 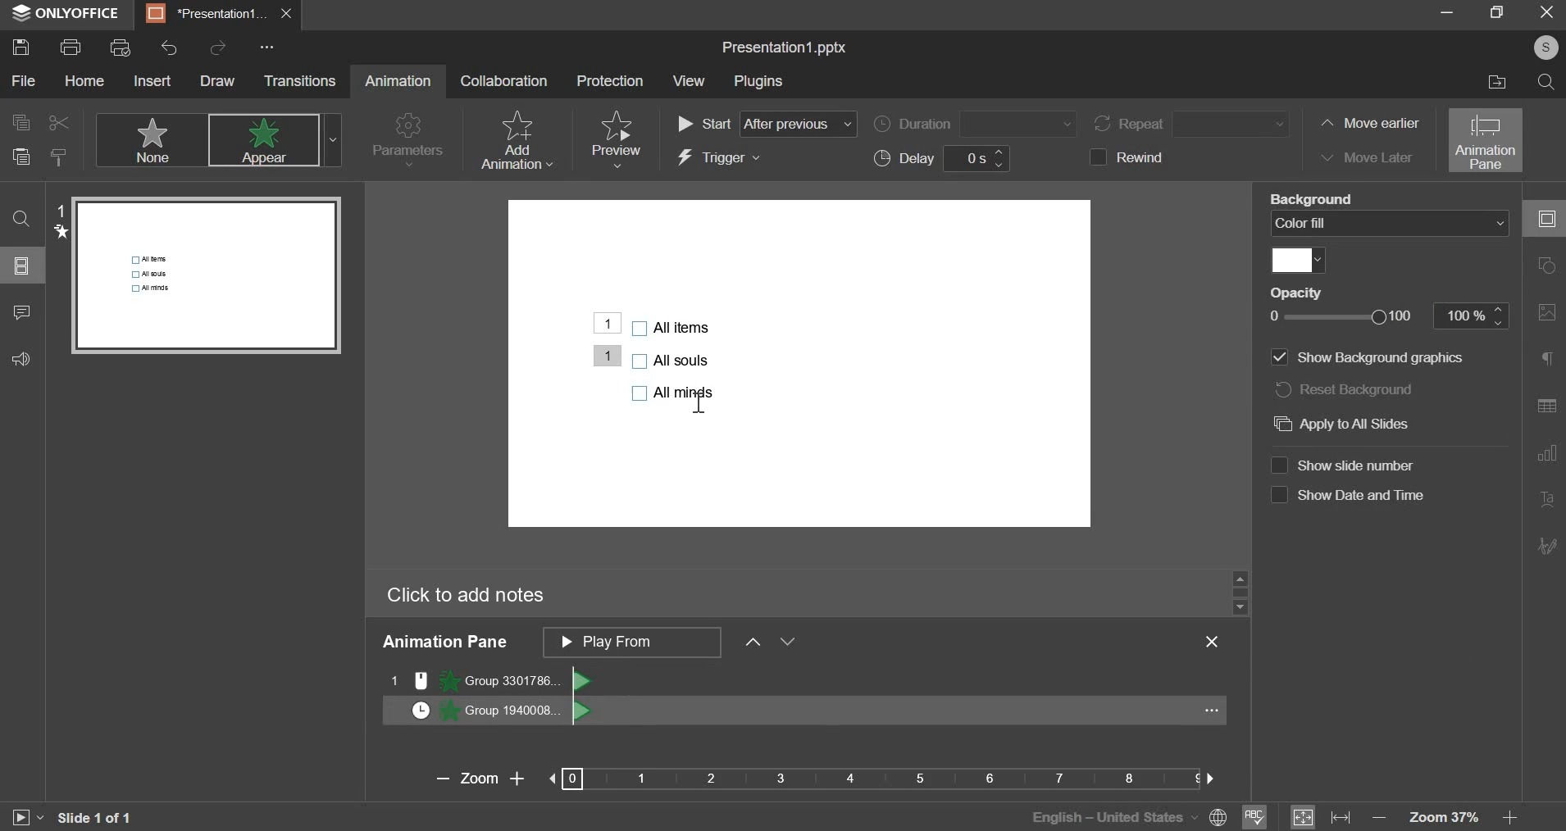 I want to click on comment, so click(x=20, y=315).